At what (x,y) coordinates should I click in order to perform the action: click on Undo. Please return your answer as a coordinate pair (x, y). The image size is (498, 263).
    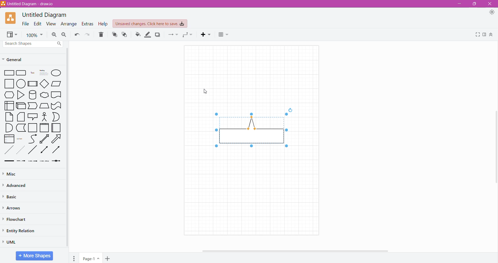
    Looking at the image, I should click on (77, 35).